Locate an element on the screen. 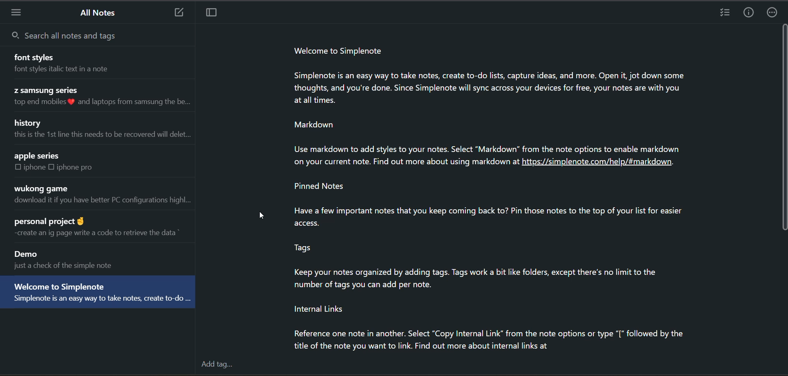 Image resolution: width=788 pixels, height=376 pixels. personal project is located at coordinates (51, 222).